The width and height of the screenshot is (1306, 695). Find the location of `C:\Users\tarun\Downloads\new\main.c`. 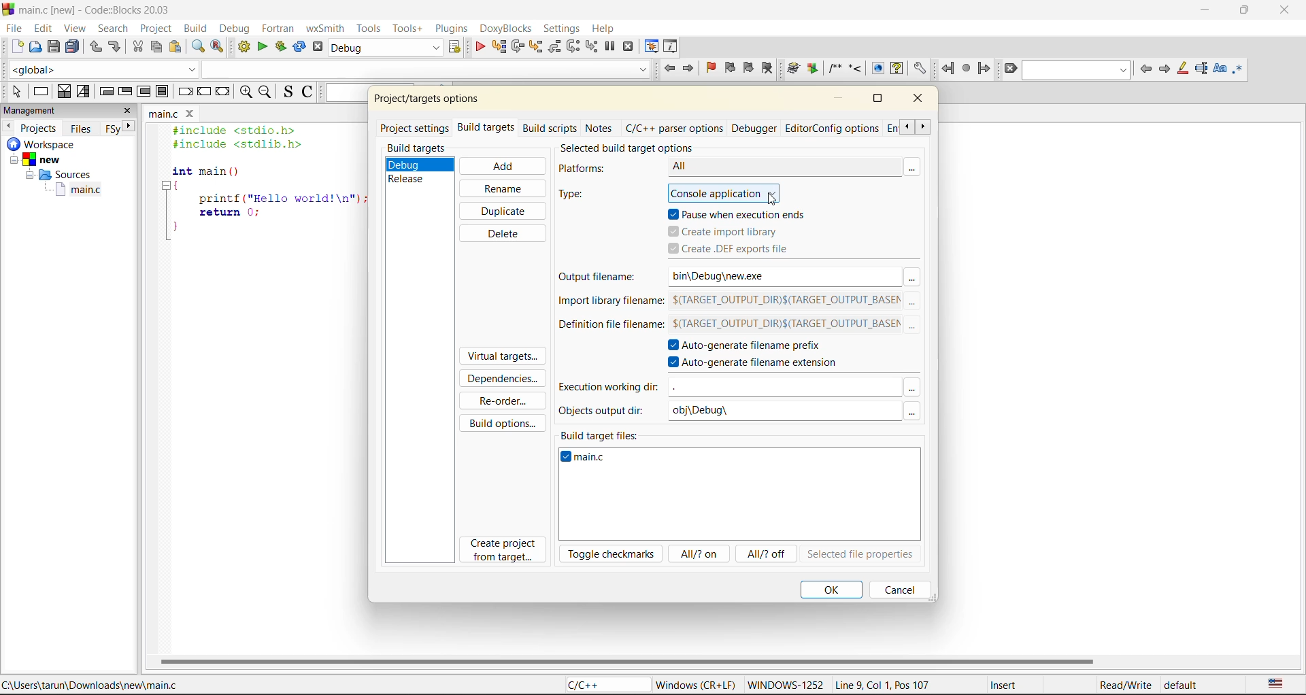

C:\Users\tarun\Downloads\new\main.c is located at coordinates (94, 685).